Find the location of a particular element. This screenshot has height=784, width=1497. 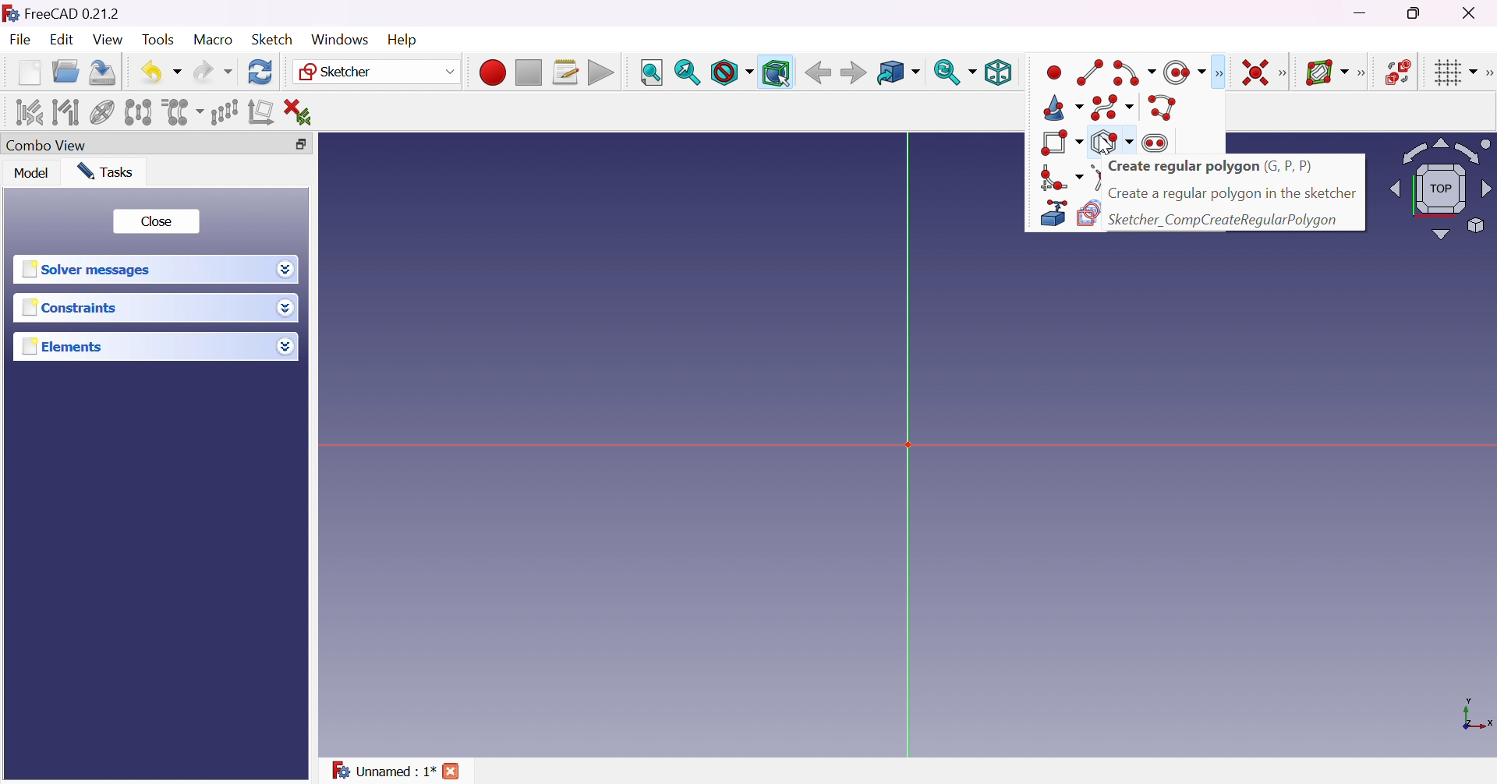

Back is located at coordinates (815, 72).